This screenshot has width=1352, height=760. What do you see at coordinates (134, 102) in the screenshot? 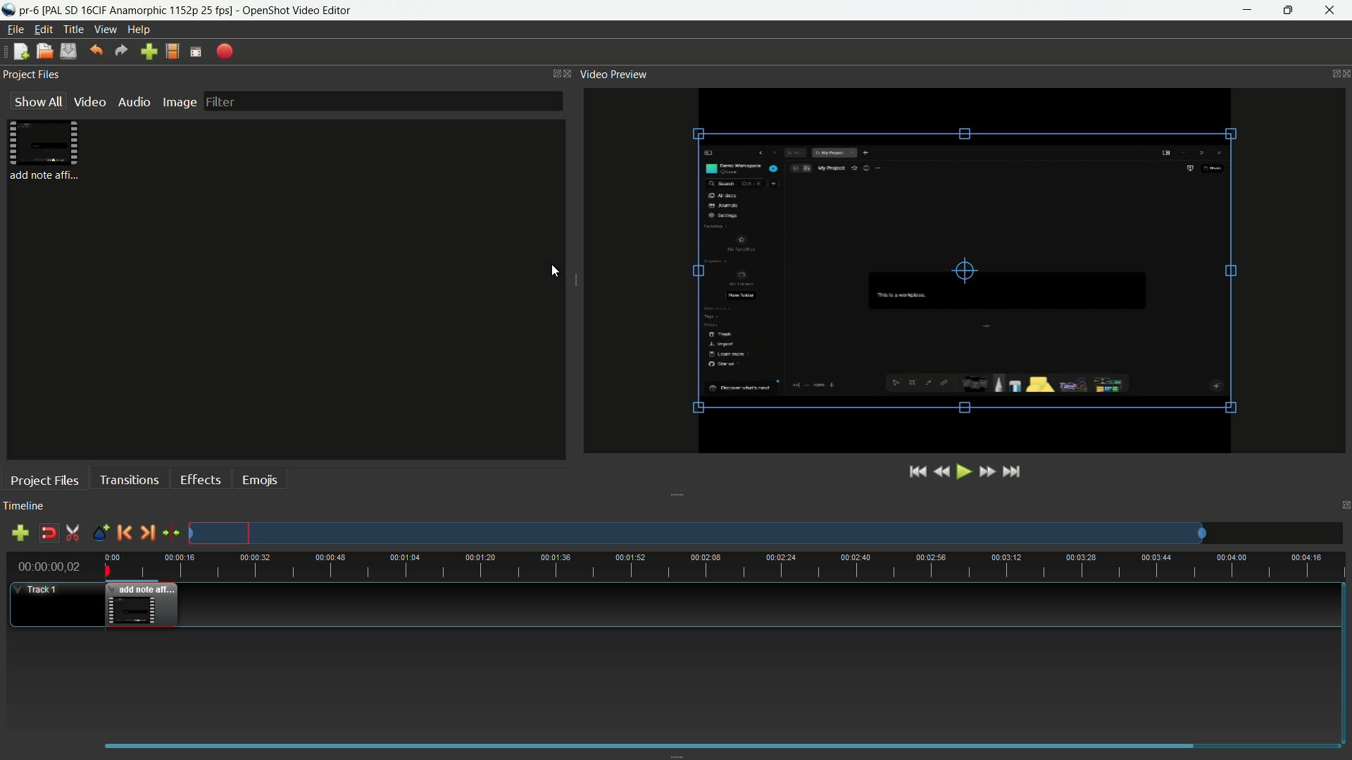
I see `audio` at bounding box center [134, 102].